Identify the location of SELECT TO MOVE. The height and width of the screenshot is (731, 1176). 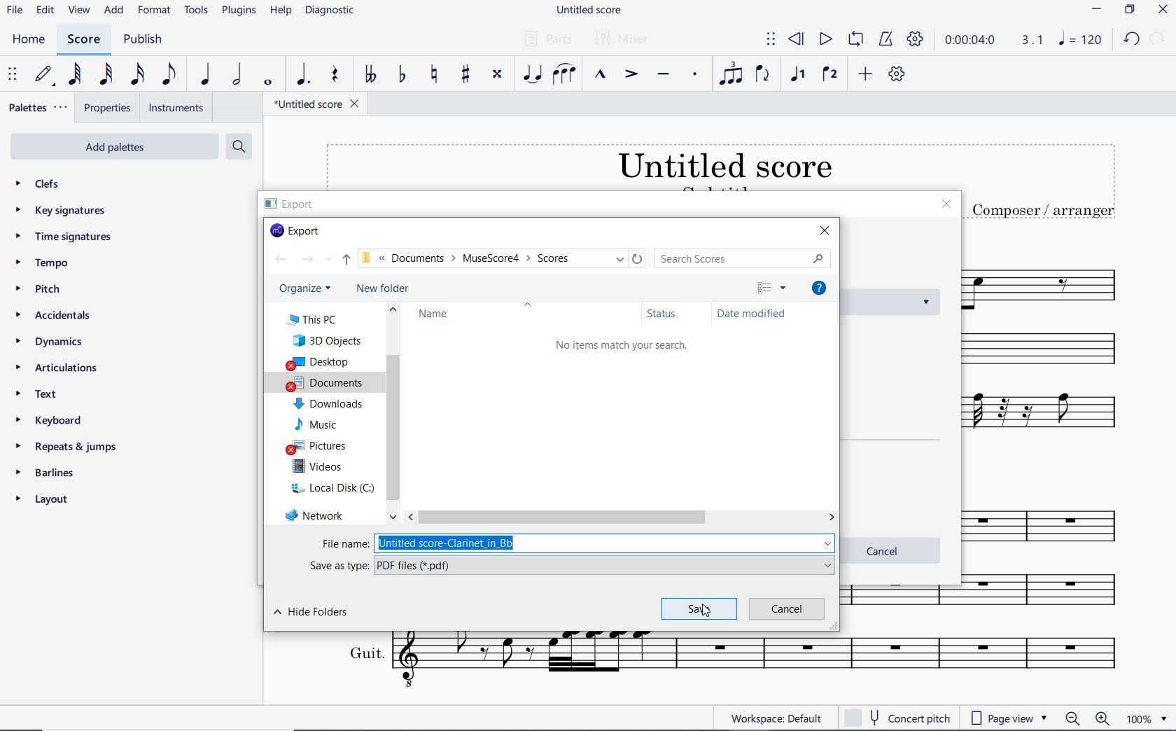
(770, 39).